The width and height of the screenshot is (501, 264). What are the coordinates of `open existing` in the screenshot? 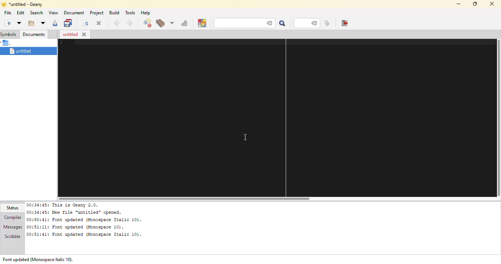 It's located at (30, 23).